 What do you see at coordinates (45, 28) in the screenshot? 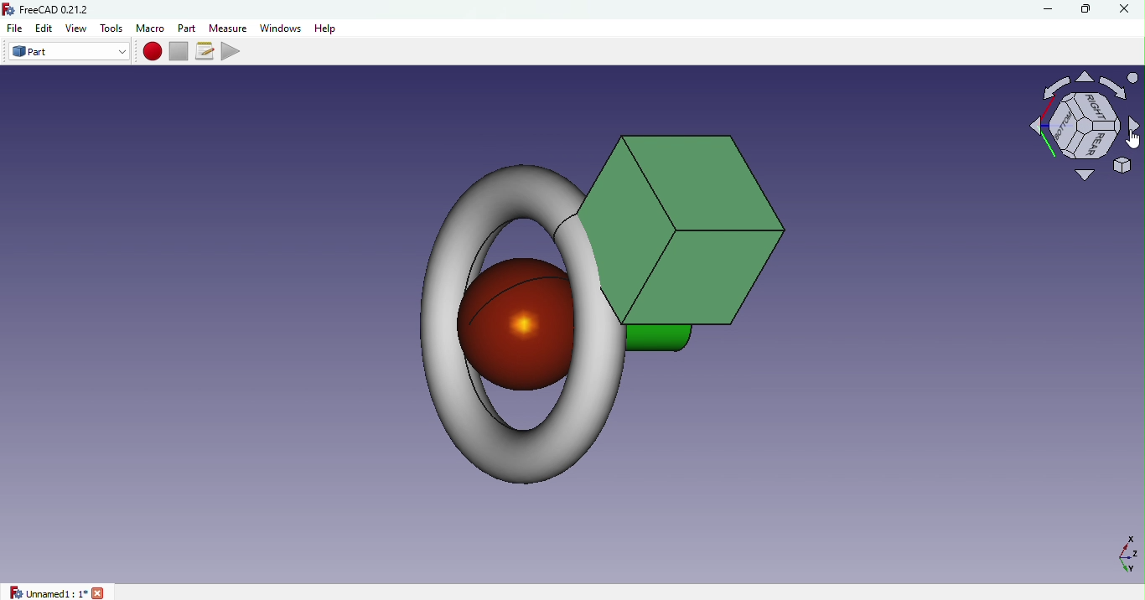
I see `Edit` at bounding box center [45, 28].